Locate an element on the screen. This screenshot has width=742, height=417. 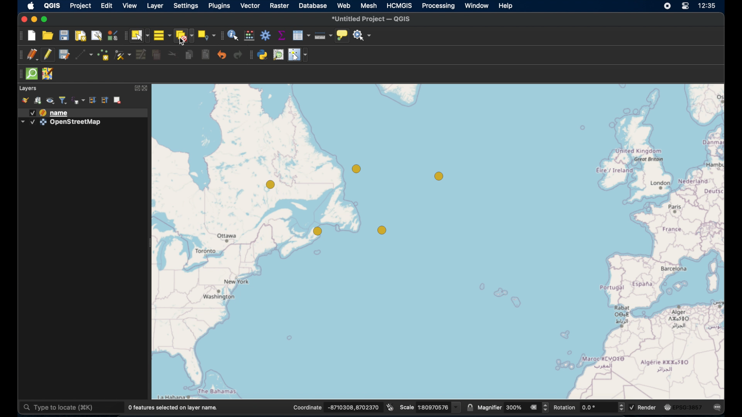
jsom remote is located at coordinates (48, 73).